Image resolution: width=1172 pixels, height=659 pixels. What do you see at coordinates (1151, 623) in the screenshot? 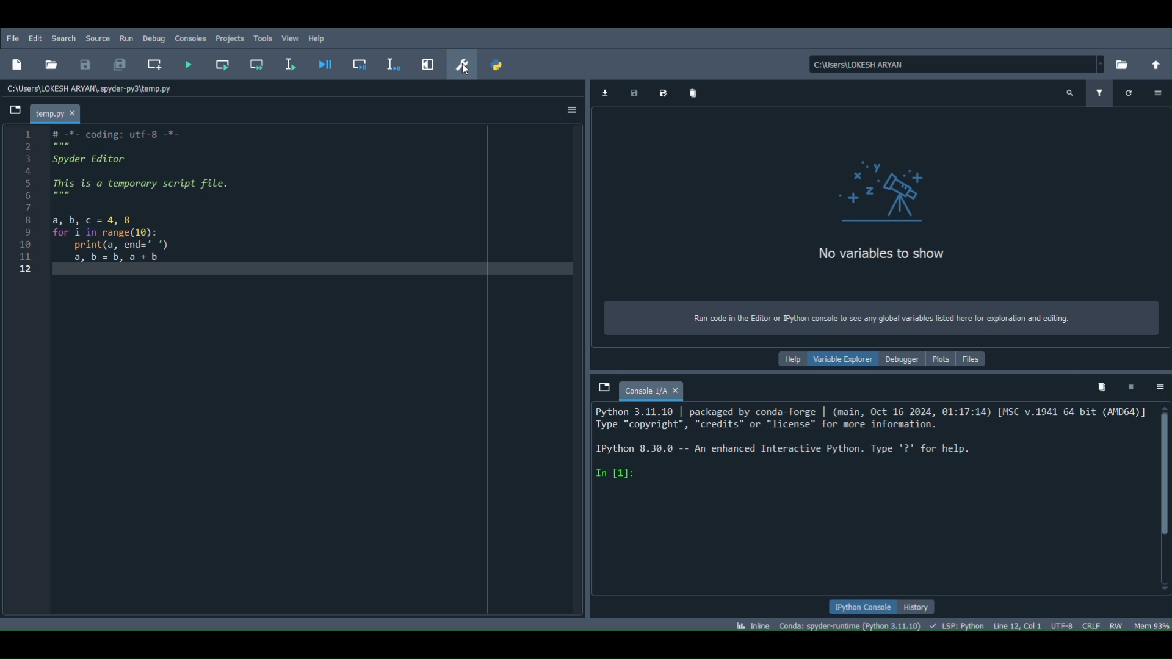
I see `Global memory usage` at bounding box center [1151, 623].